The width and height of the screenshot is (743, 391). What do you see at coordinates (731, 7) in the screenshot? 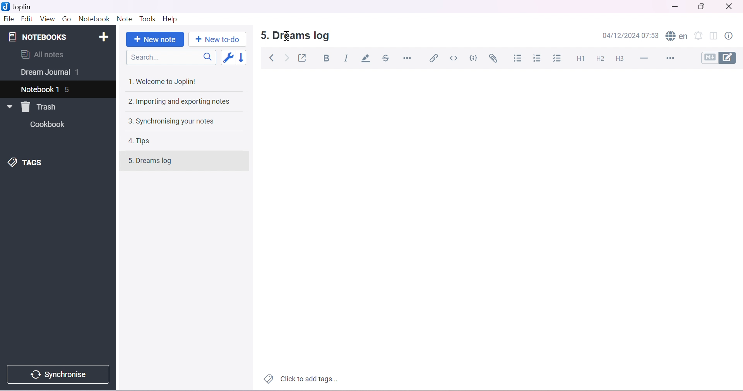
I see `Close` at bounding box center [731, 7].